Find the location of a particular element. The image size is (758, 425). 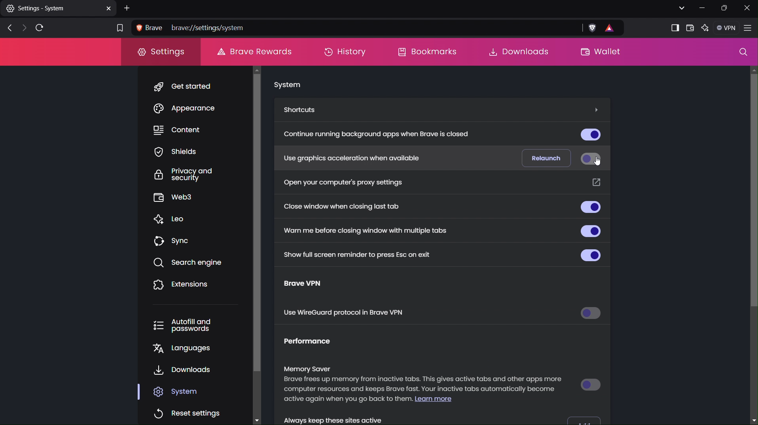

cursor is located at coordinates (599, 163).